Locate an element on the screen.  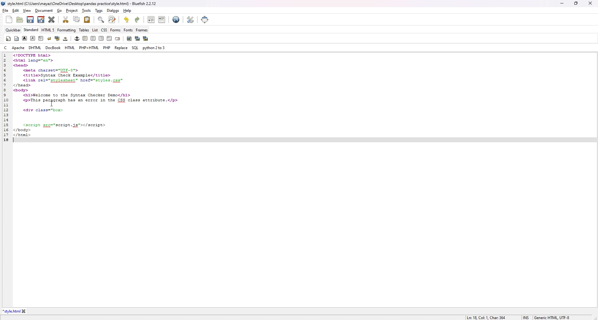
close current tab is located at coordinates (51, 20).